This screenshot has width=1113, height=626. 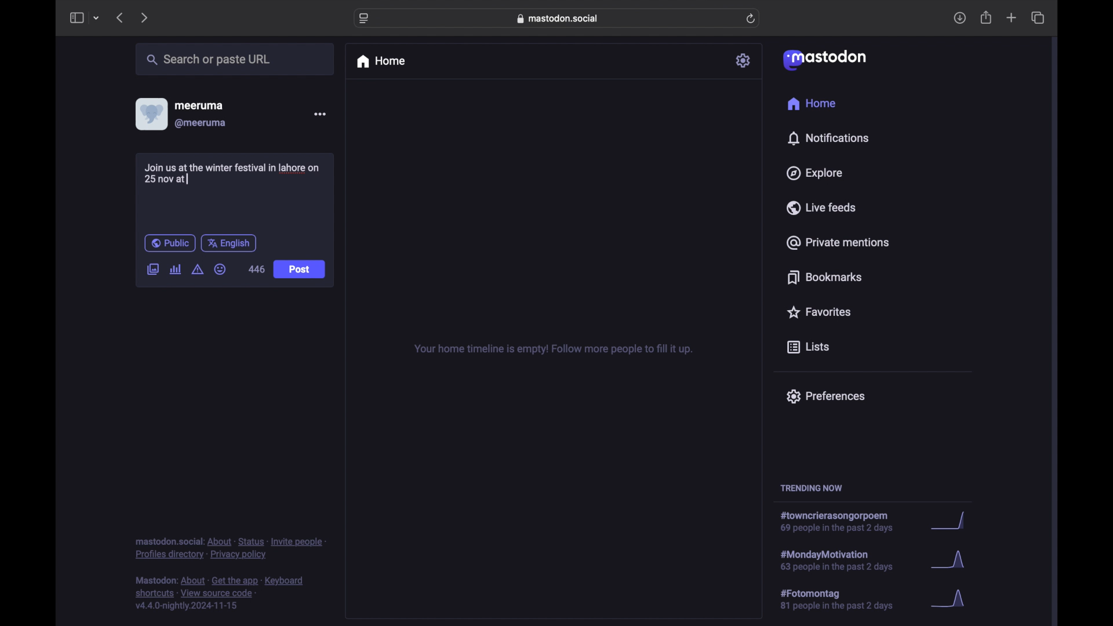 What do you see at coordinates (825, 395) in the screenshot?
I see `preferences` at bounding box center [825, 395].